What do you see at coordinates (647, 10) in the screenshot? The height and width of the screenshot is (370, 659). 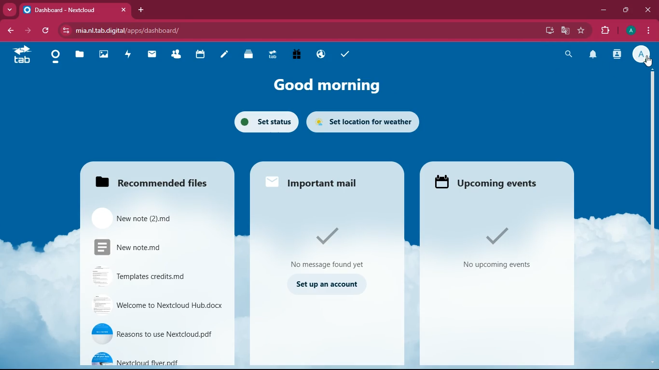 I see `close` at bounding box center [647, 10].